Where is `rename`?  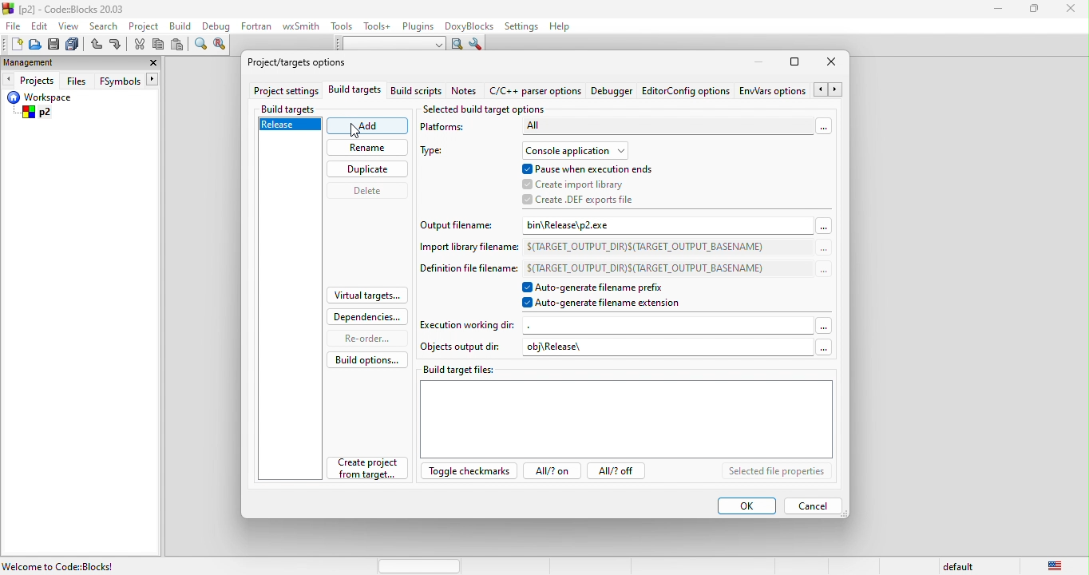
rename is located at coordinates (367, 149).